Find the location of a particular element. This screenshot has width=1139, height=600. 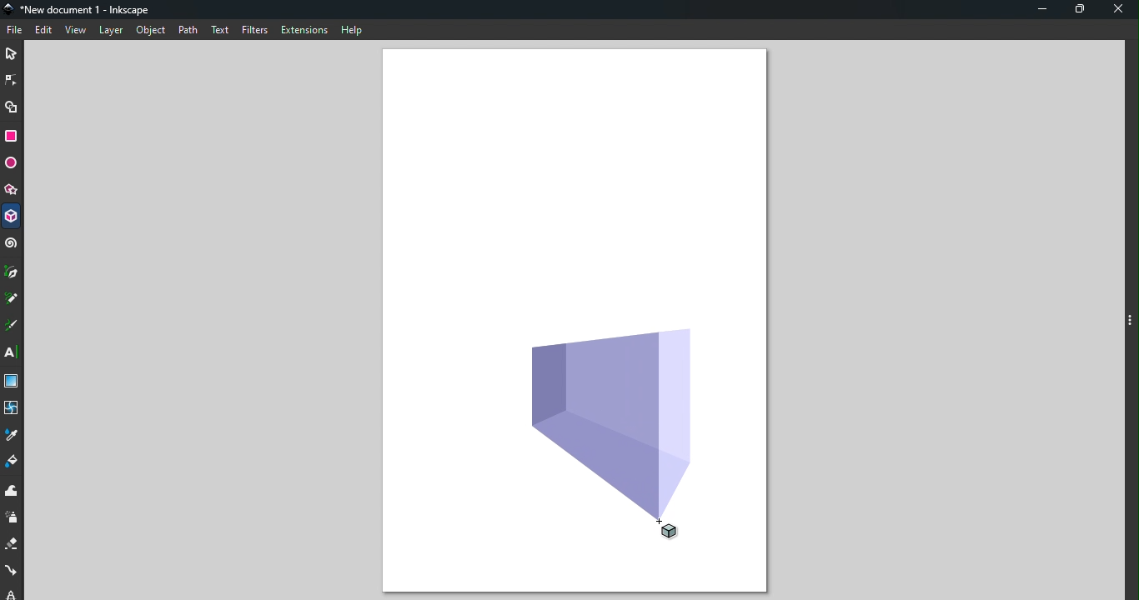

Gradient tool is located at coordinates (13, 379).